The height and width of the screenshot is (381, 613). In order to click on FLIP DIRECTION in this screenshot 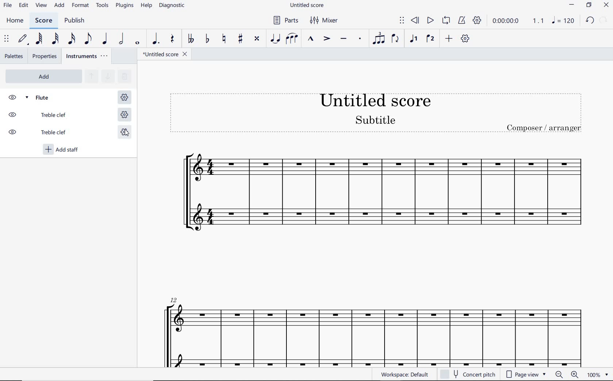, I will do `click(396, 40)`.